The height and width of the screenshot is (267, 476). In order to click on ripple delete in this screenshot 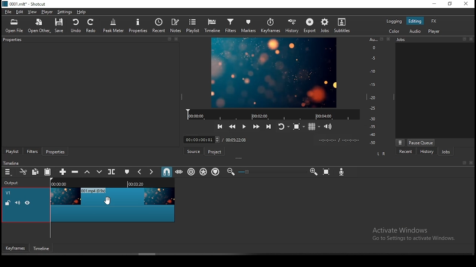, I will do `click(77, 173)`.